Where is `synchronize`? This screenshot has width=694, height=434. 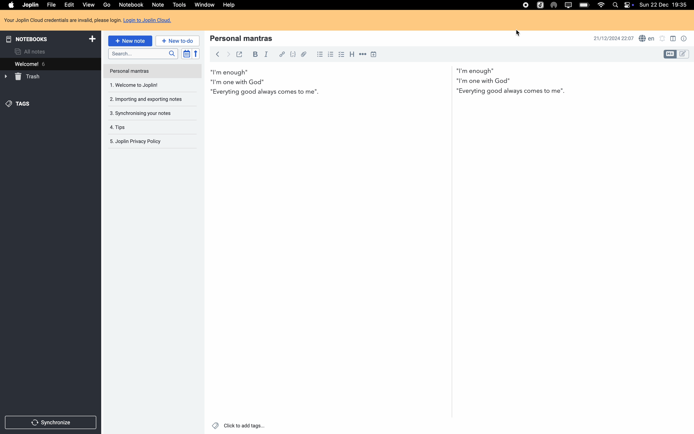
synchronize is located at coordinates (50, 423).